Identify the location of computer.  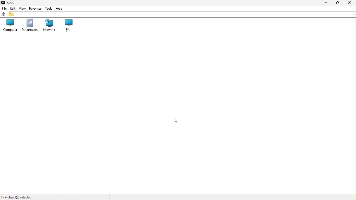
(9, 25).